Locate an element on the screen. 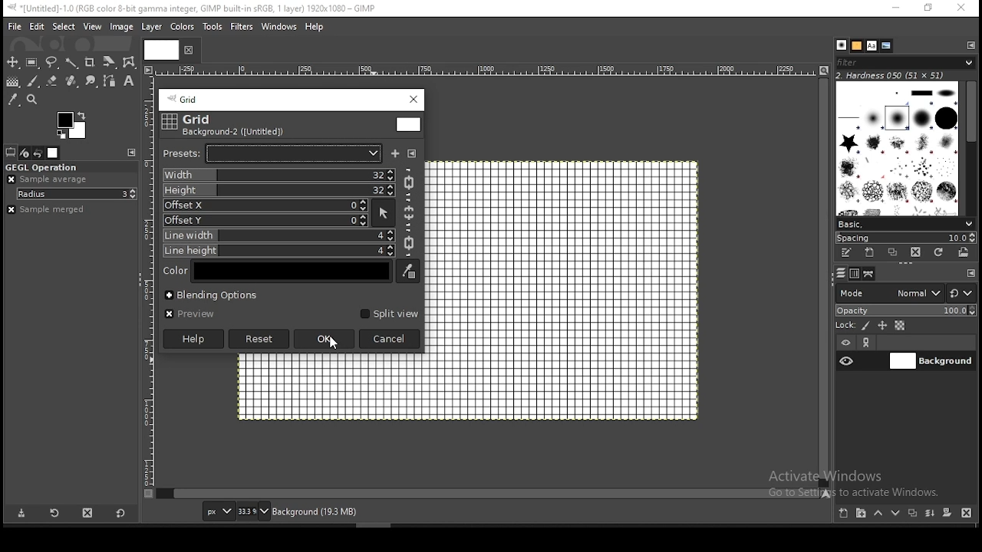  background (19.3mb) is located at coordinates (315, 511).